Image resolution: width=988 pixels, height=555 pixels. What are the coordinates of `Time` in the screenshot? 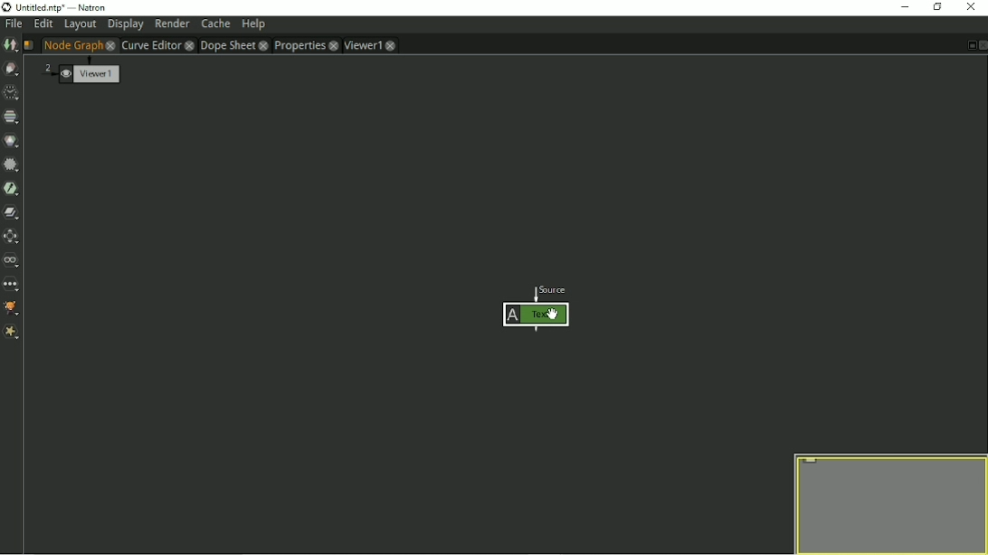 It's located at (11, 93).